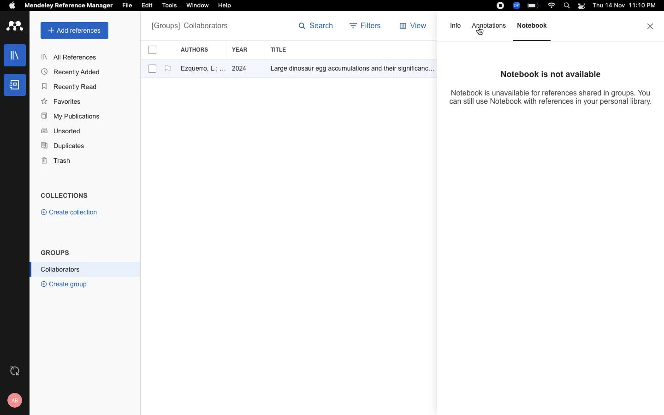 Image resolution: width=664 pixels, height=415 pixels. I want to click on title, so click(280, 49).